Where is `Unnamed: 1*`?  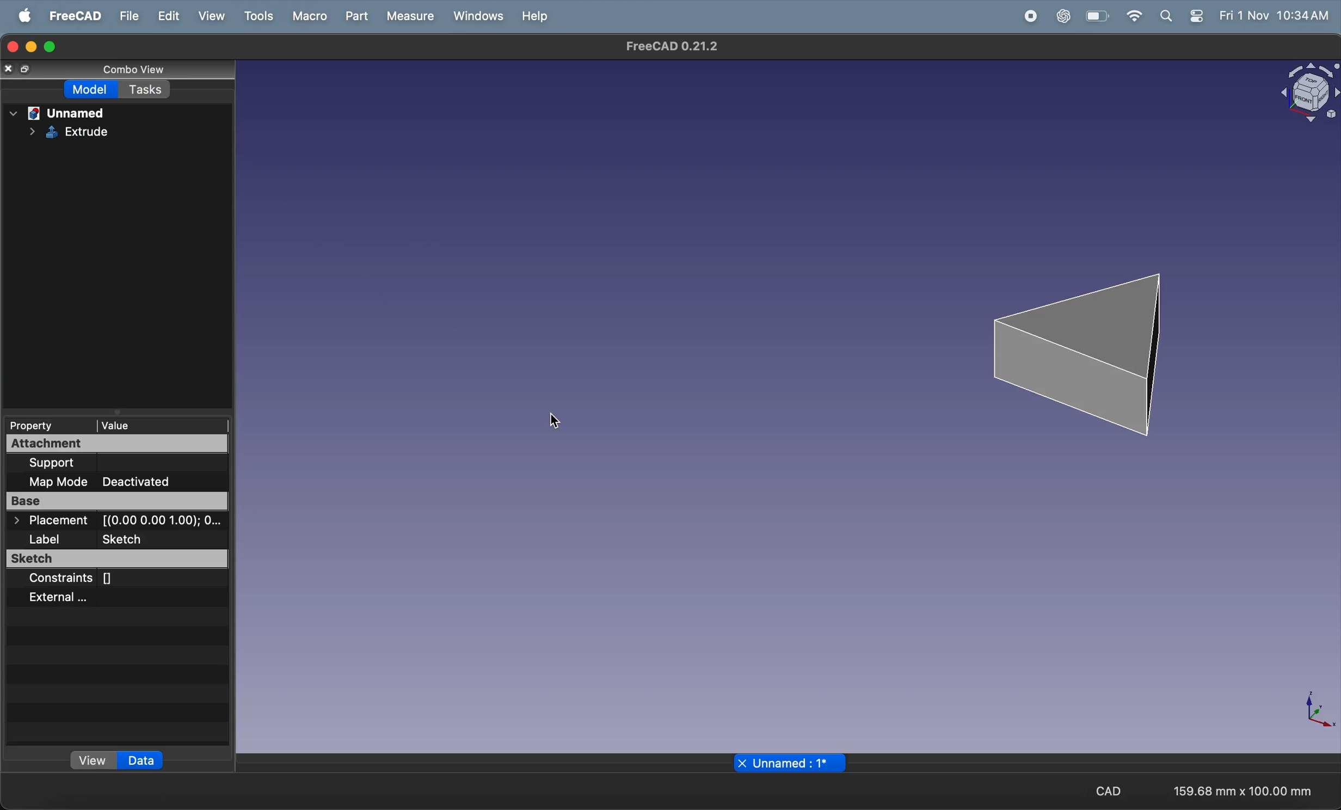
Unnamed: 1* is located at coordinates (792, 764).